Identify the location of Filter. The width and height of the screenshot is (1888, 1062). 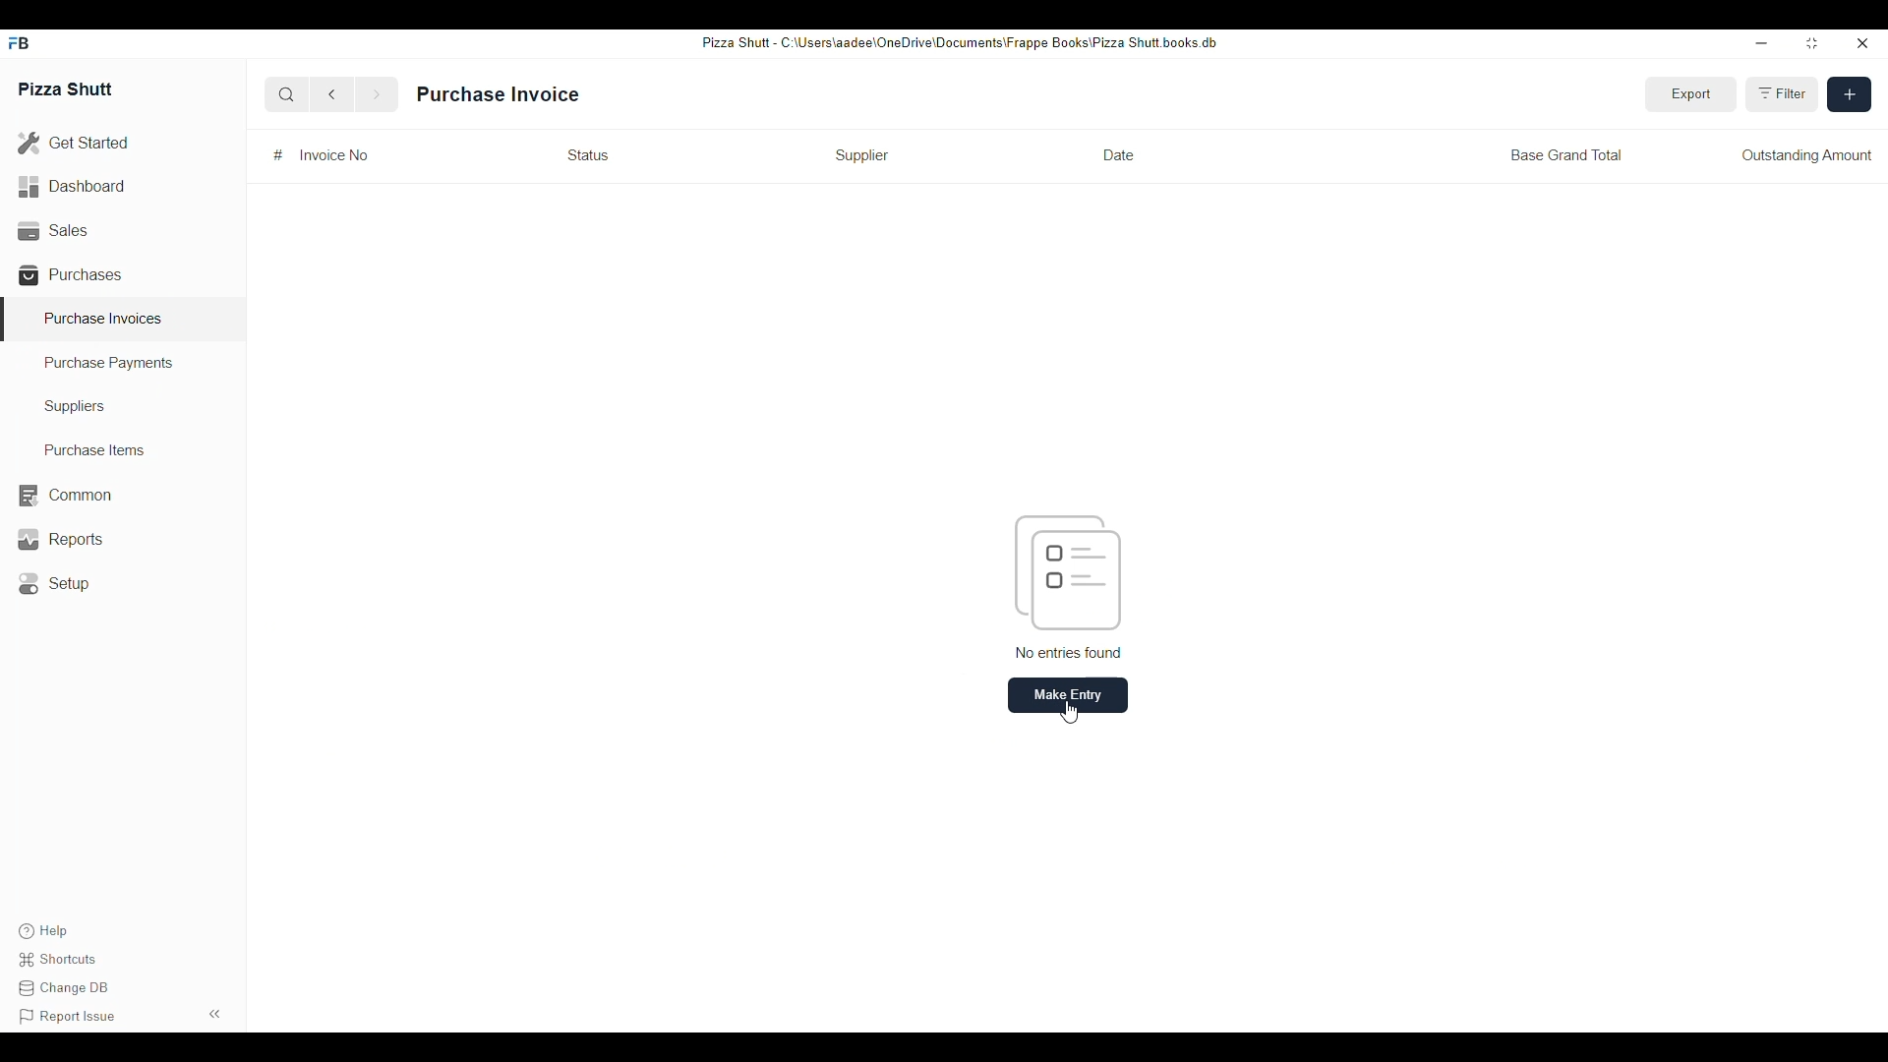
(1785, 94).